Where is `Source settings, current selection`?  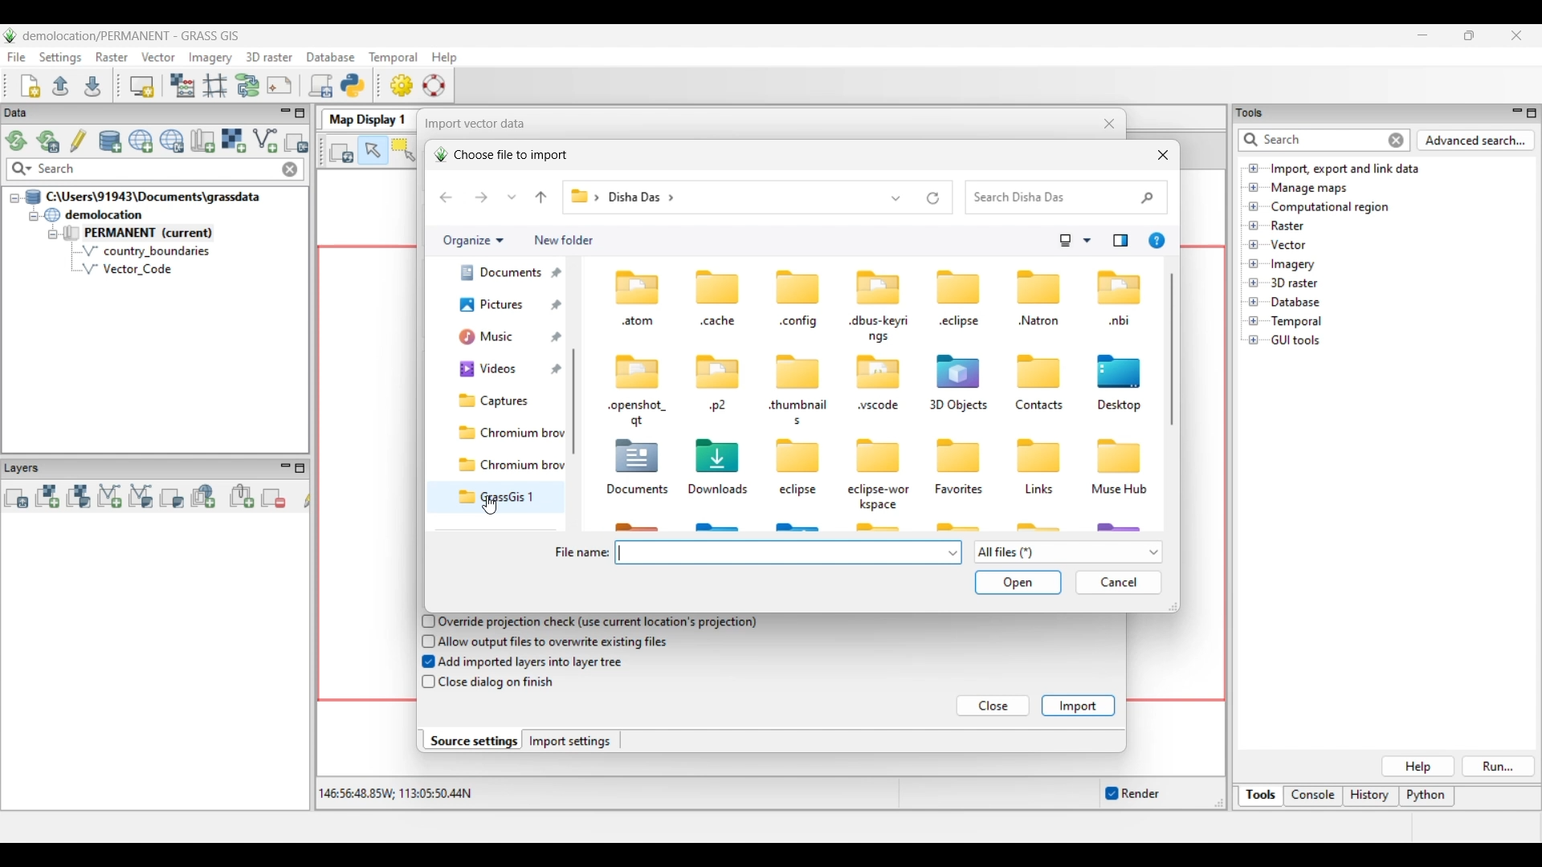
Source settings, current selection is located at coordinates (472, 740).